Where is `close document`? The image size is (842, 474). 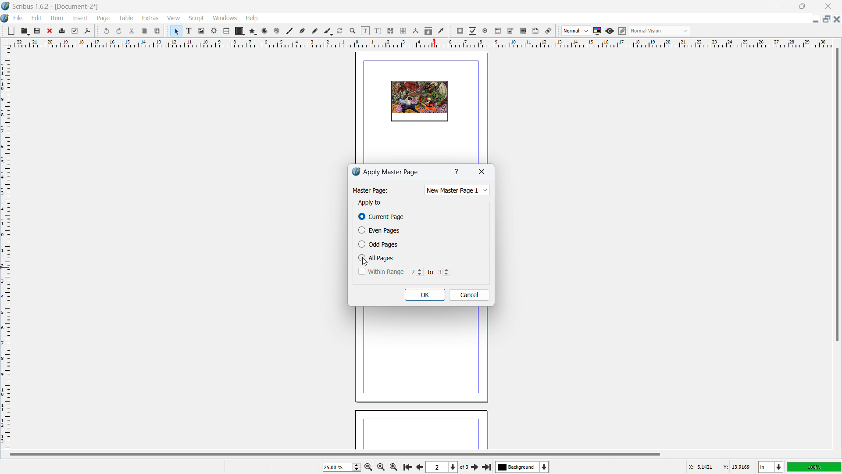
close document is located at coordinates (837, 19).